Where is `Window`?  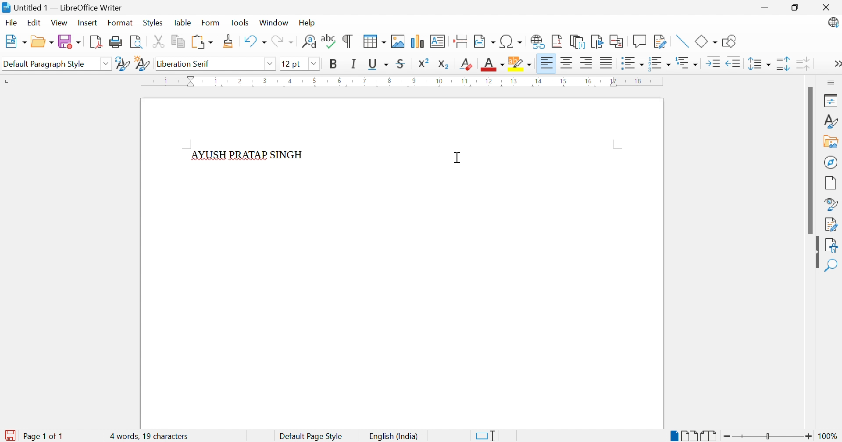
Window is located at coordinates (273, 23).